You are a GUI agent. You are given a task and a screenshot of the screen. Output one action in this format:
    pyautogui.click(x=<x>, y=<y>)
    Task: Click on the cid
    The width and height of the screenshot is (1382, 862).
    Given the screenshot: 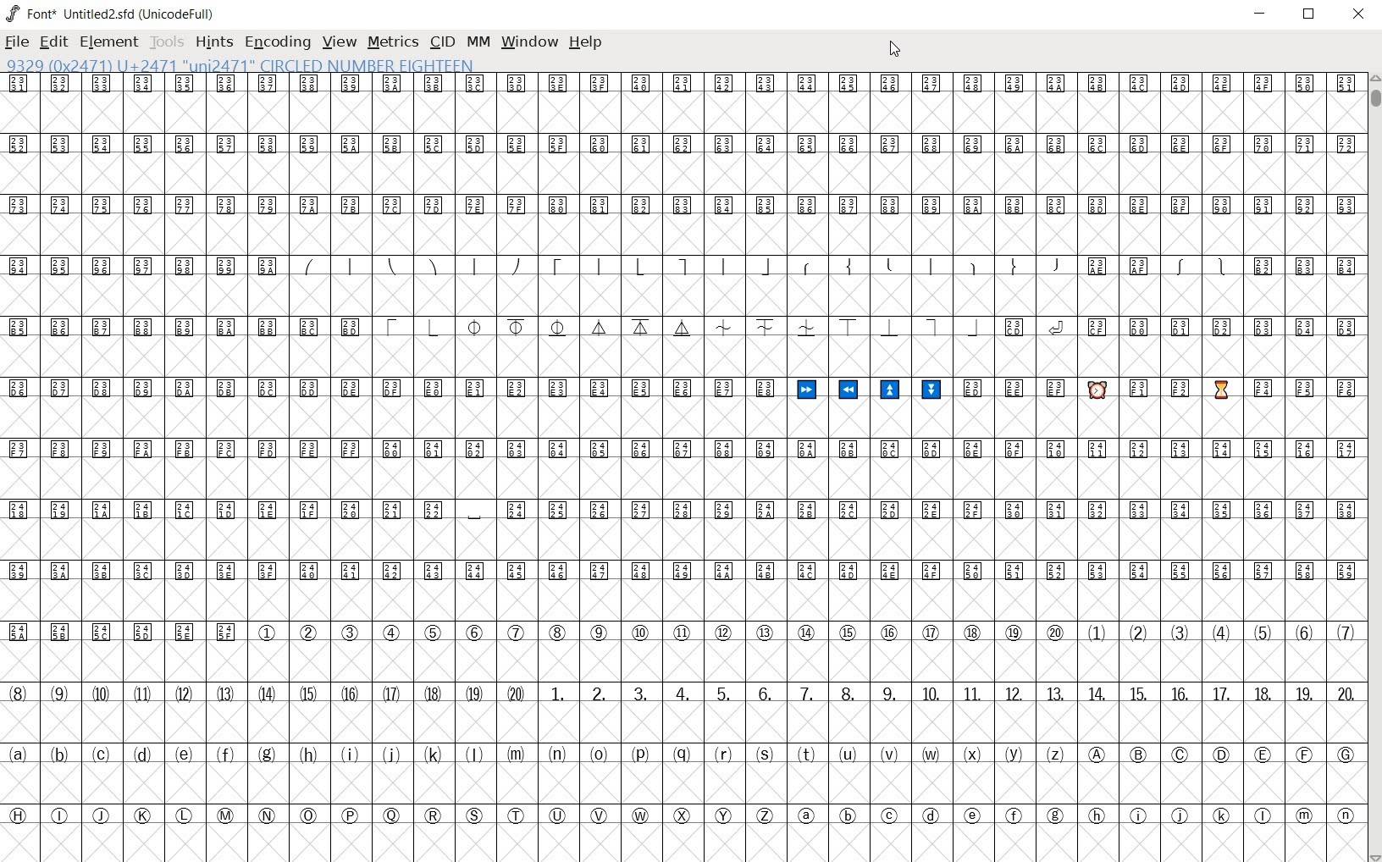 What is the action you would take?
    pyautogui.click(x=442, y=41)
    